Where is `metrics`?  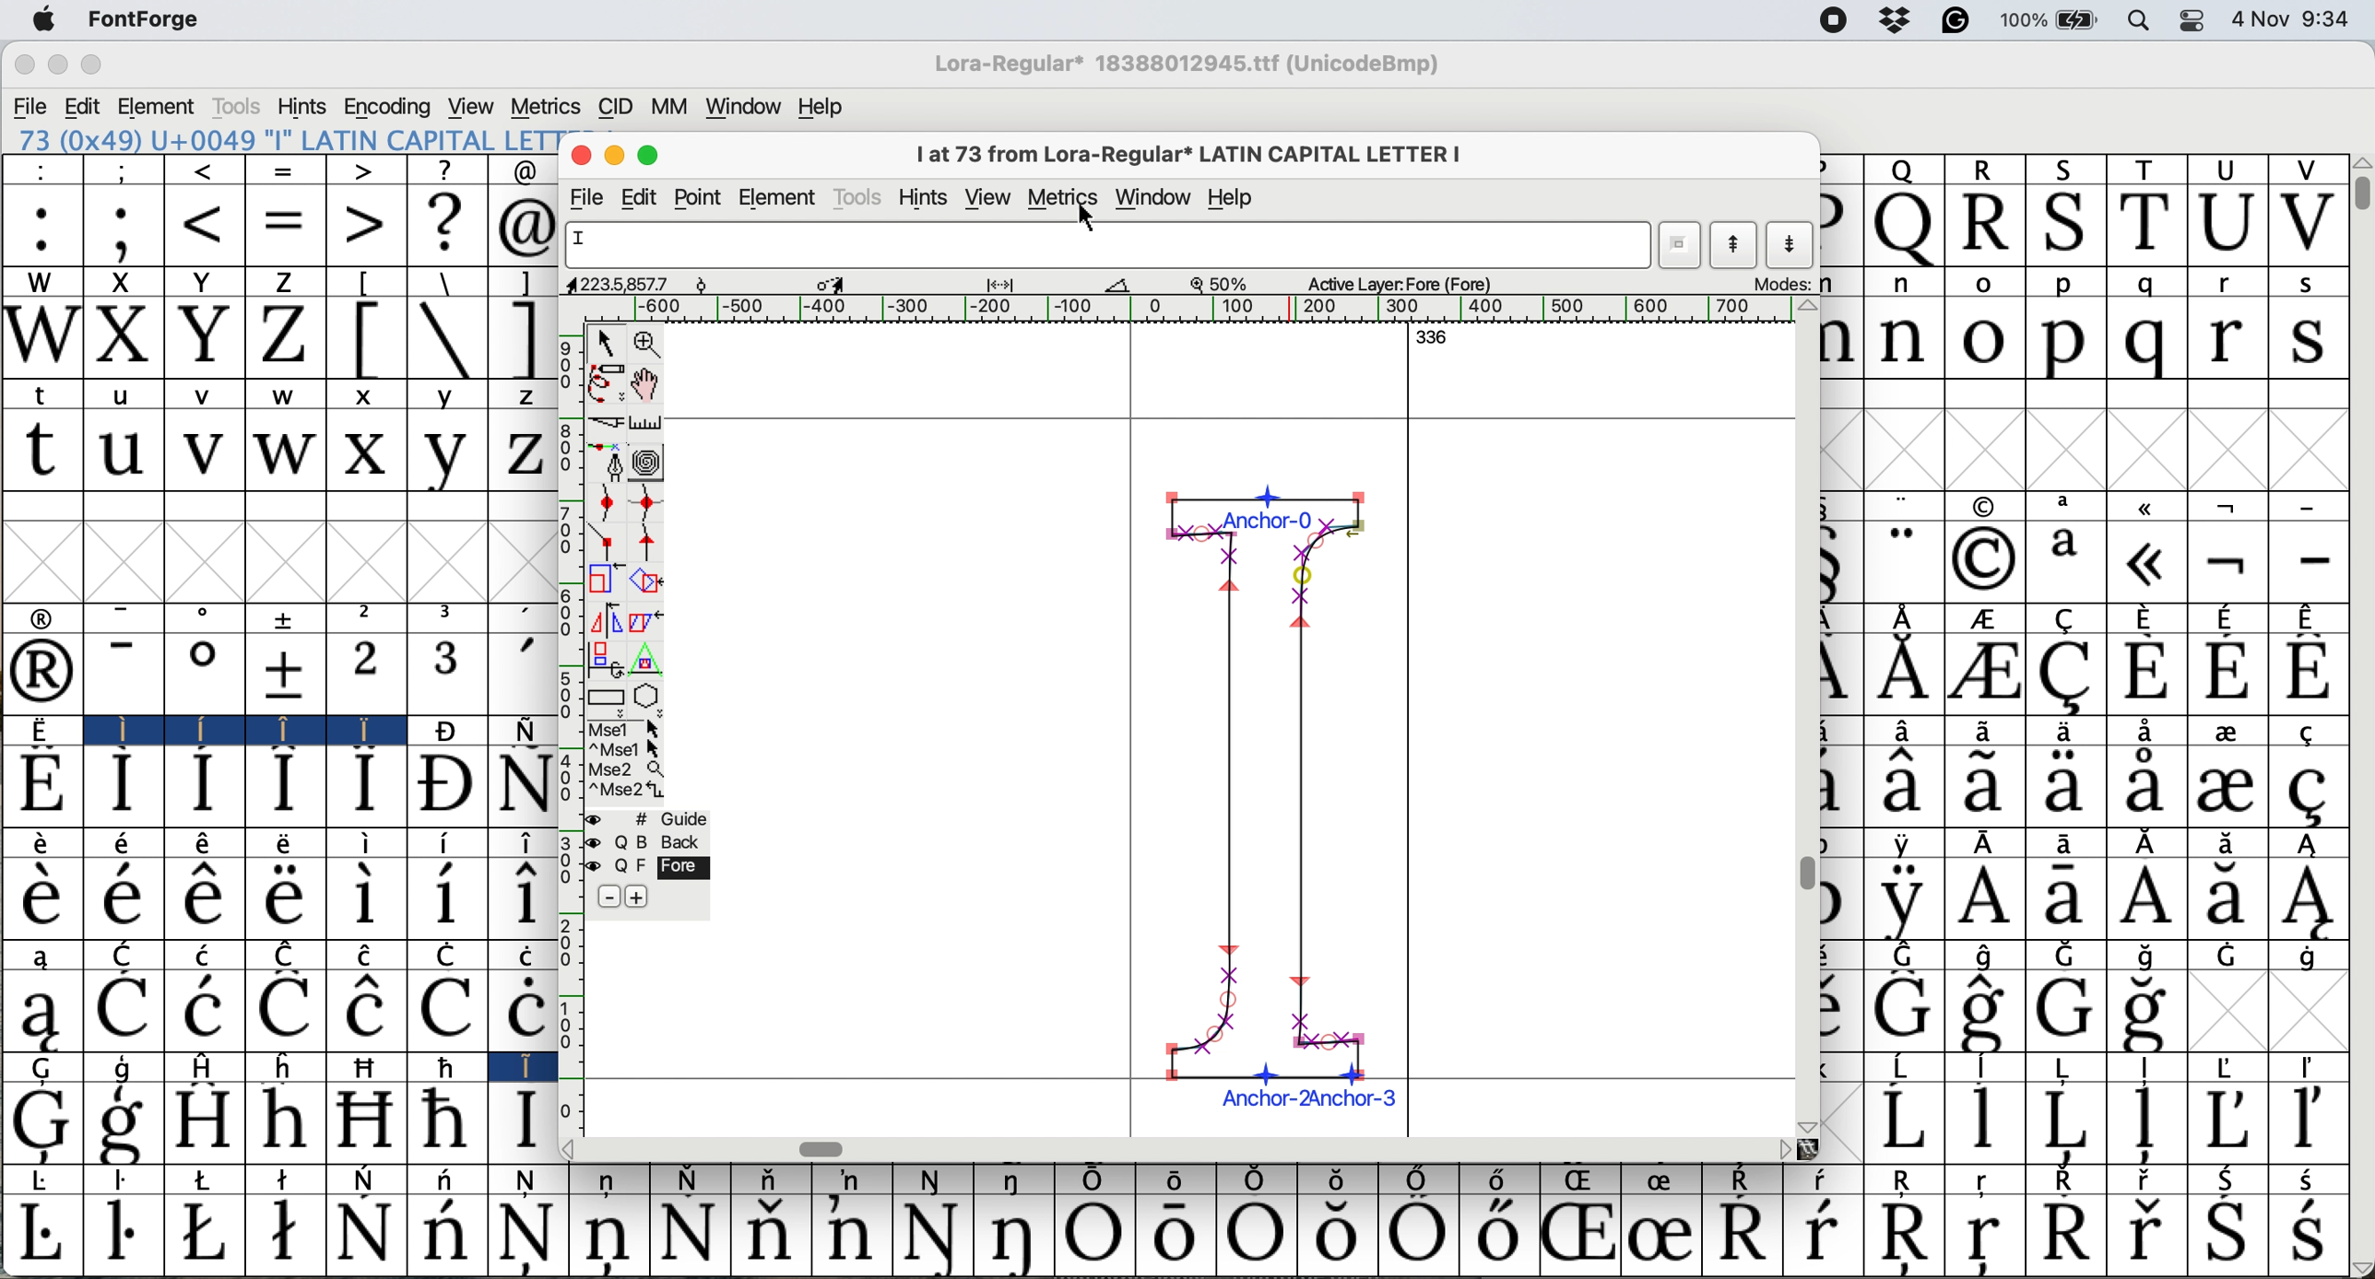 metrics is located at coordinates (1064, 194).